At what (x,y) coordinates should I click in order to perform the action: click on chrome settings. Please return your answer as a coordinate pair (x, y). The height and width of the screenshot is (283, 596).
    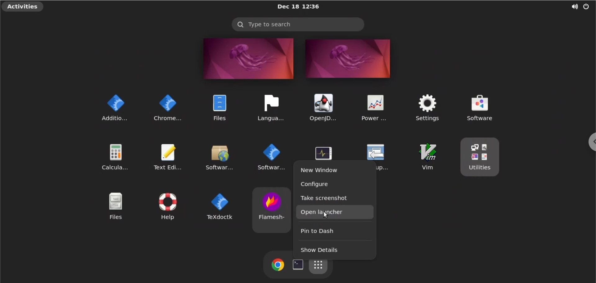
    Looking at the image, I should click on (166, 106).